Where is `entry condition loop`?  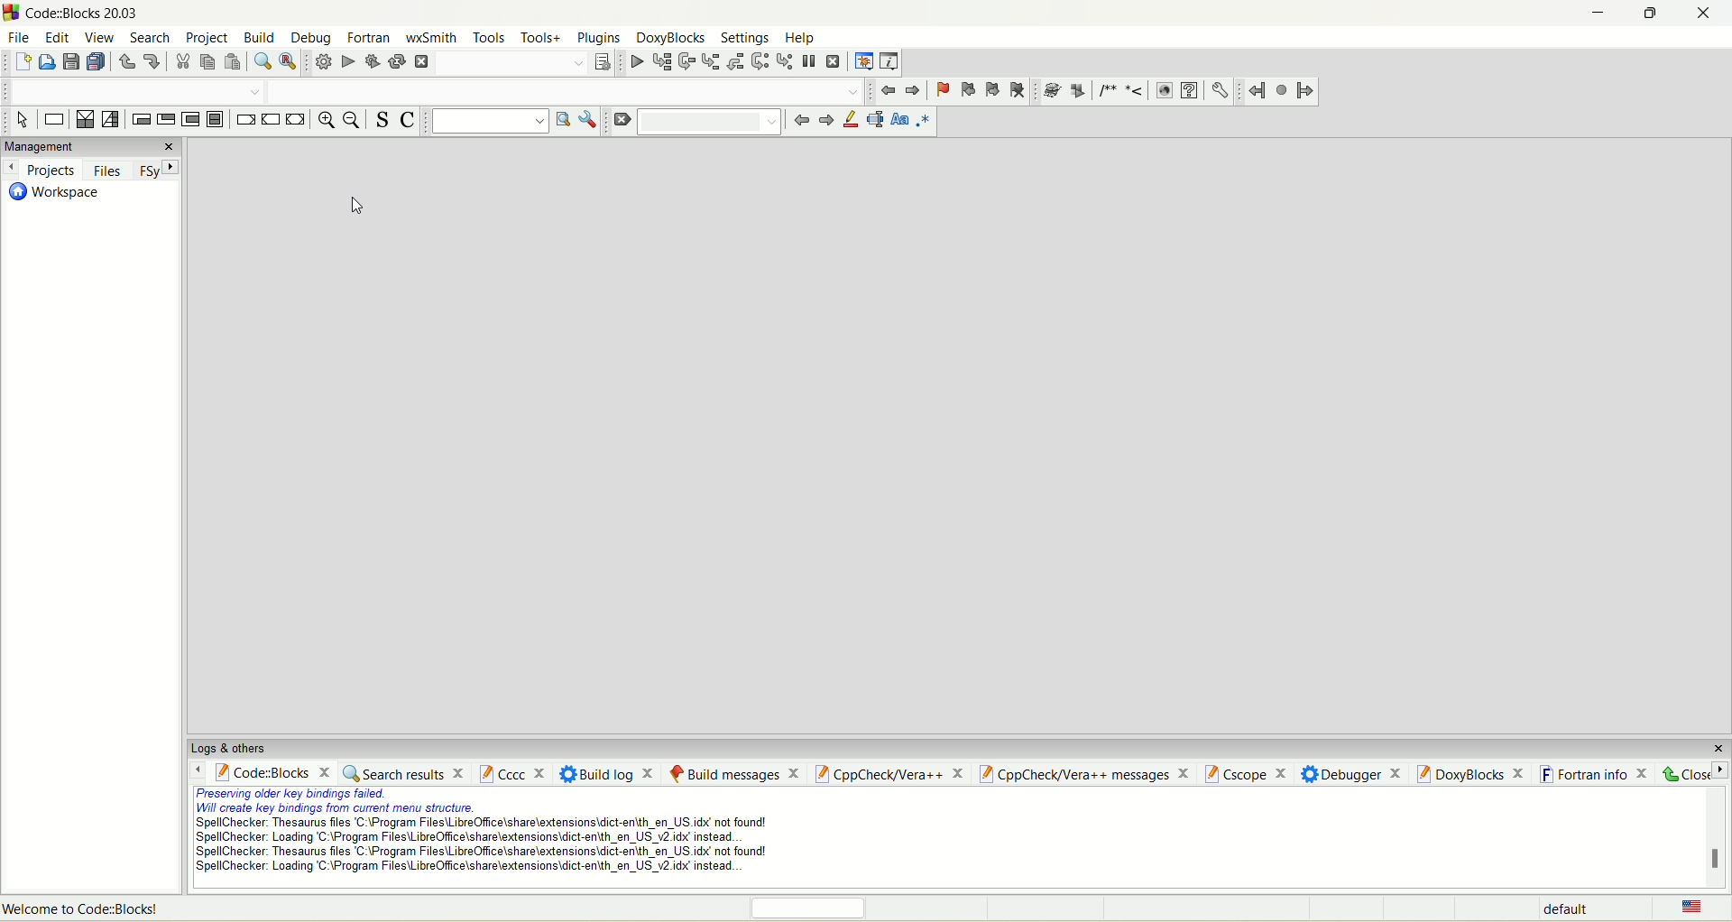
entry condition loop is located at coordinates (140, 119).